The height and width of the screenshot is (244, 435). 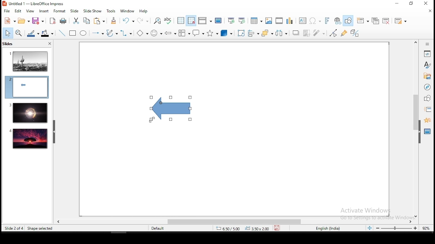 I want to click on callout shapes, so click(x=199, y=33).